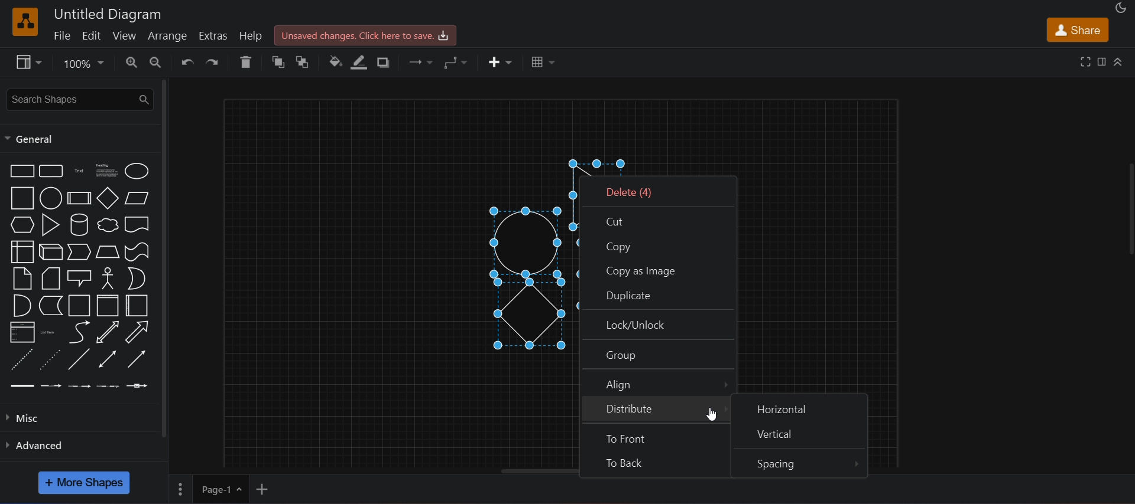 The height and width of the screenshot is (504, 1135). I want to click on search shapes, so click(79, 99).